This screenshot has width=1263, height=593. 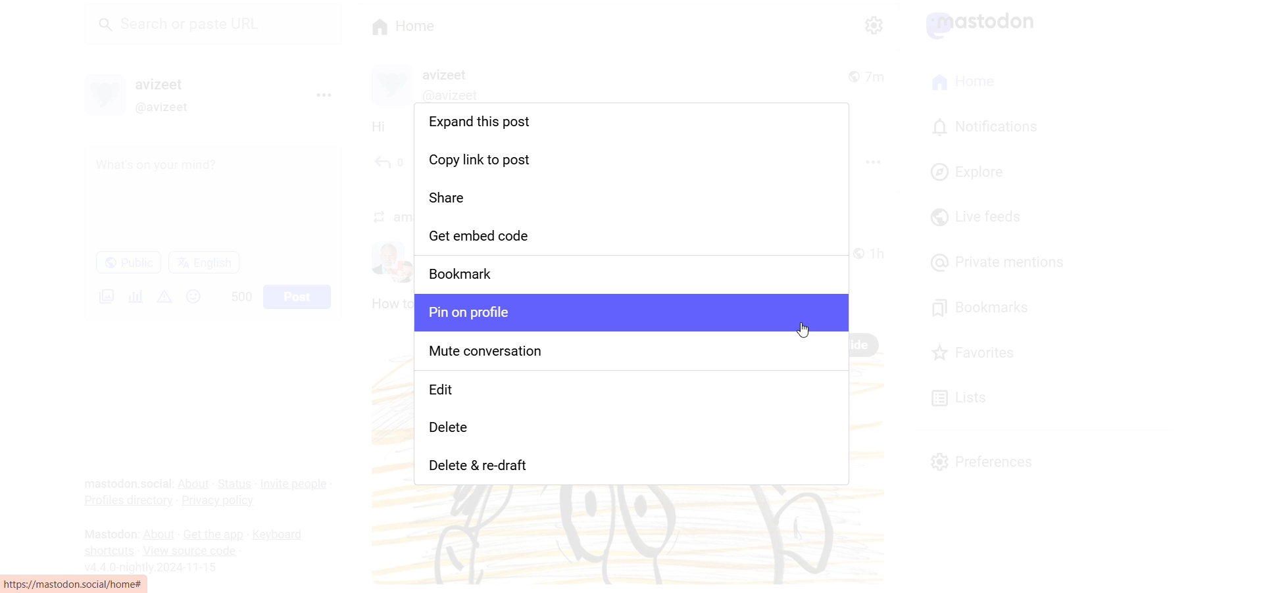 I want to click on What's on your mind, so click(x=212, y=198).